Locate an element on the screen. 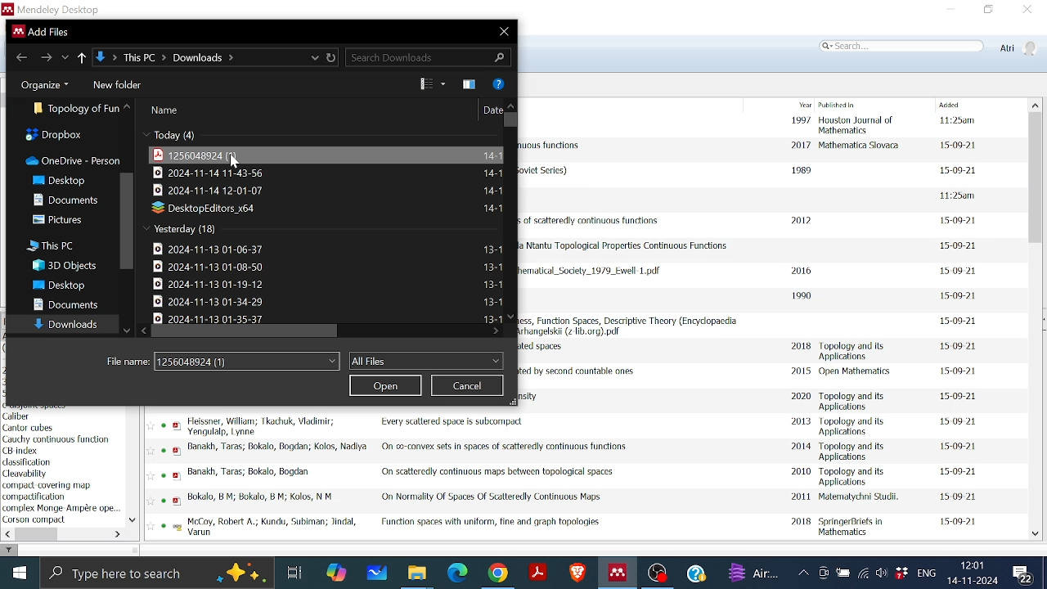 The image size is (1047, 589). read status is located at coordinates (165, 526).